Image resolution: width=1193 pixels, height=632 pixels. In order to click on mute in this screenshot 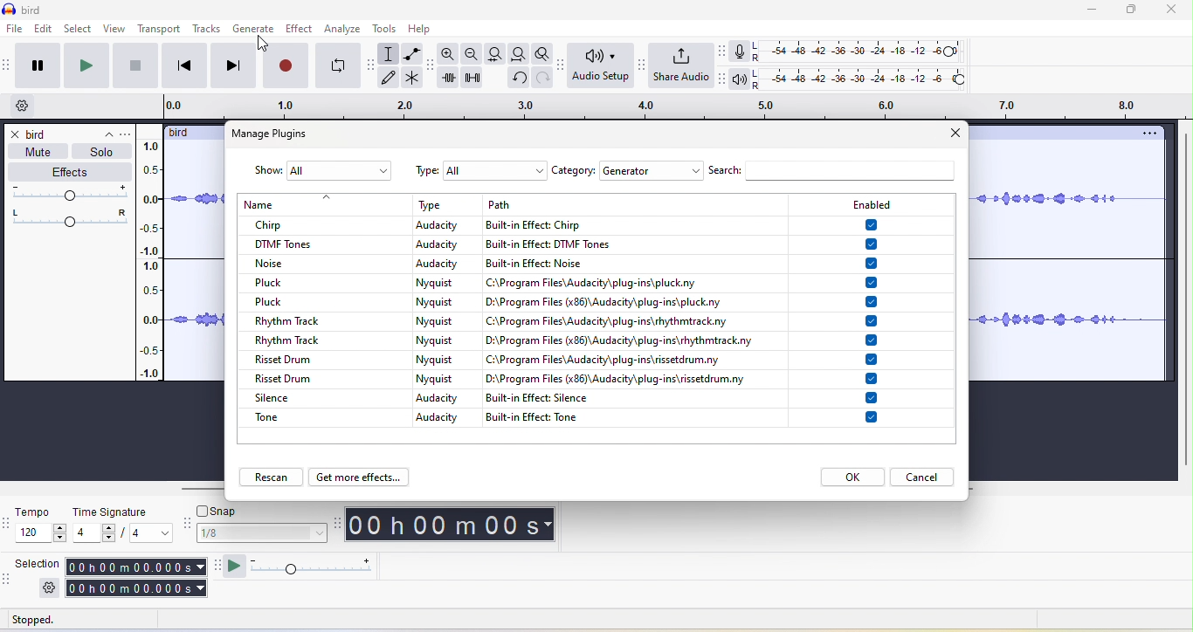, I will do `click(44, 151)`.